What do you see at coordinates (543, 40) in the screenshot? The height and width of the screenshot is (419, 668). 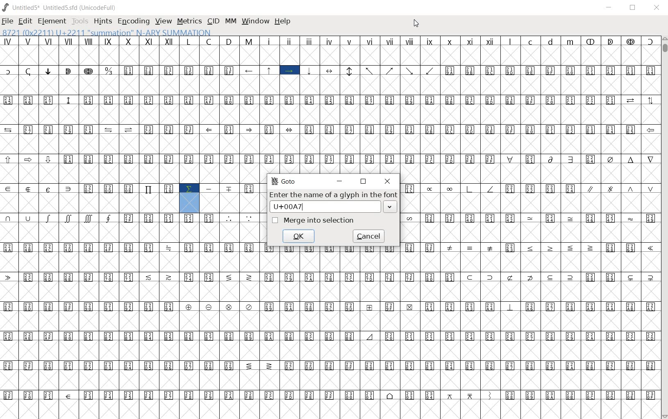 I see `small letters l c d m` at bounding box center [543, 40].